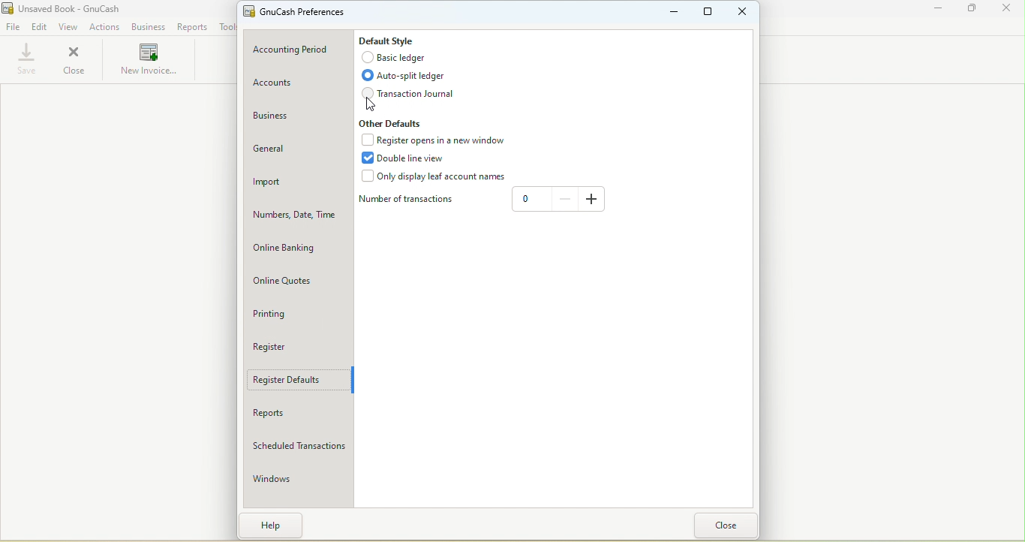  Describe the element at coordinates (23, 60) in the screenshot. I see `Save` at that location.